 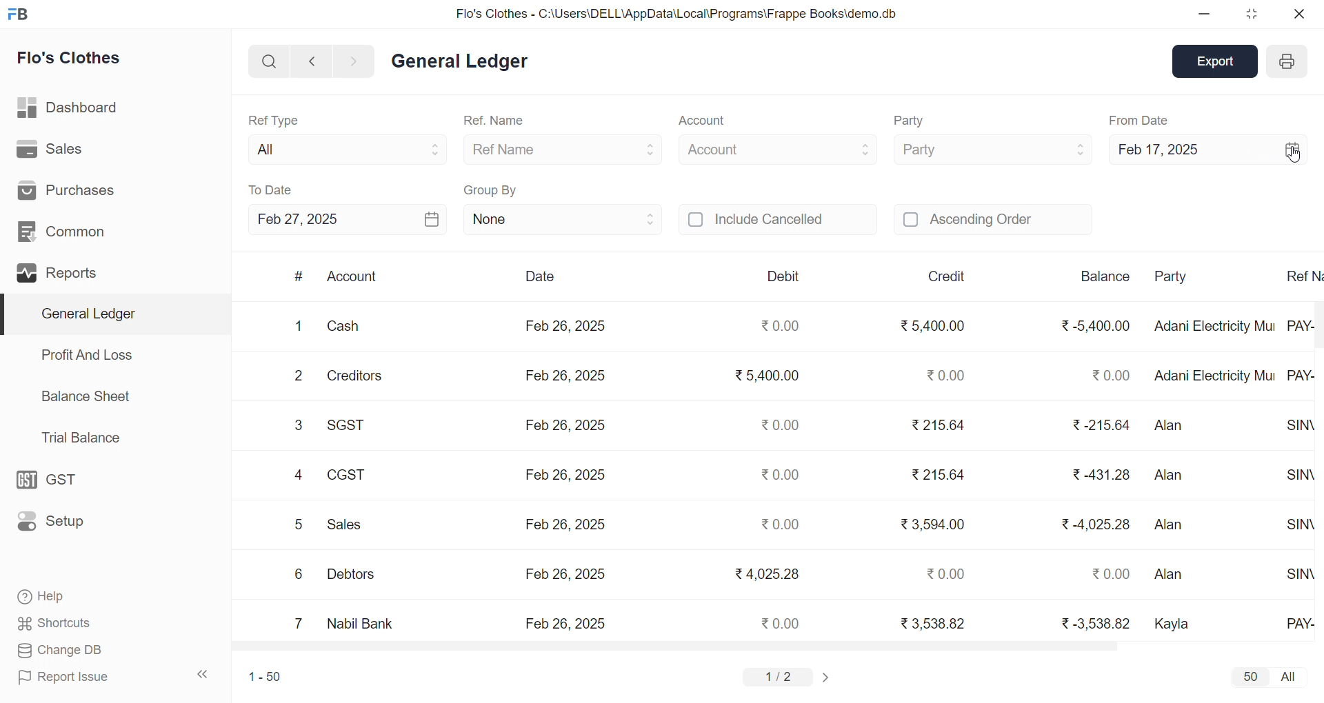 What do you see at coordinates (268, 60) in the screenshot?
I see `SEARCH` at bounding box center [268, 60].